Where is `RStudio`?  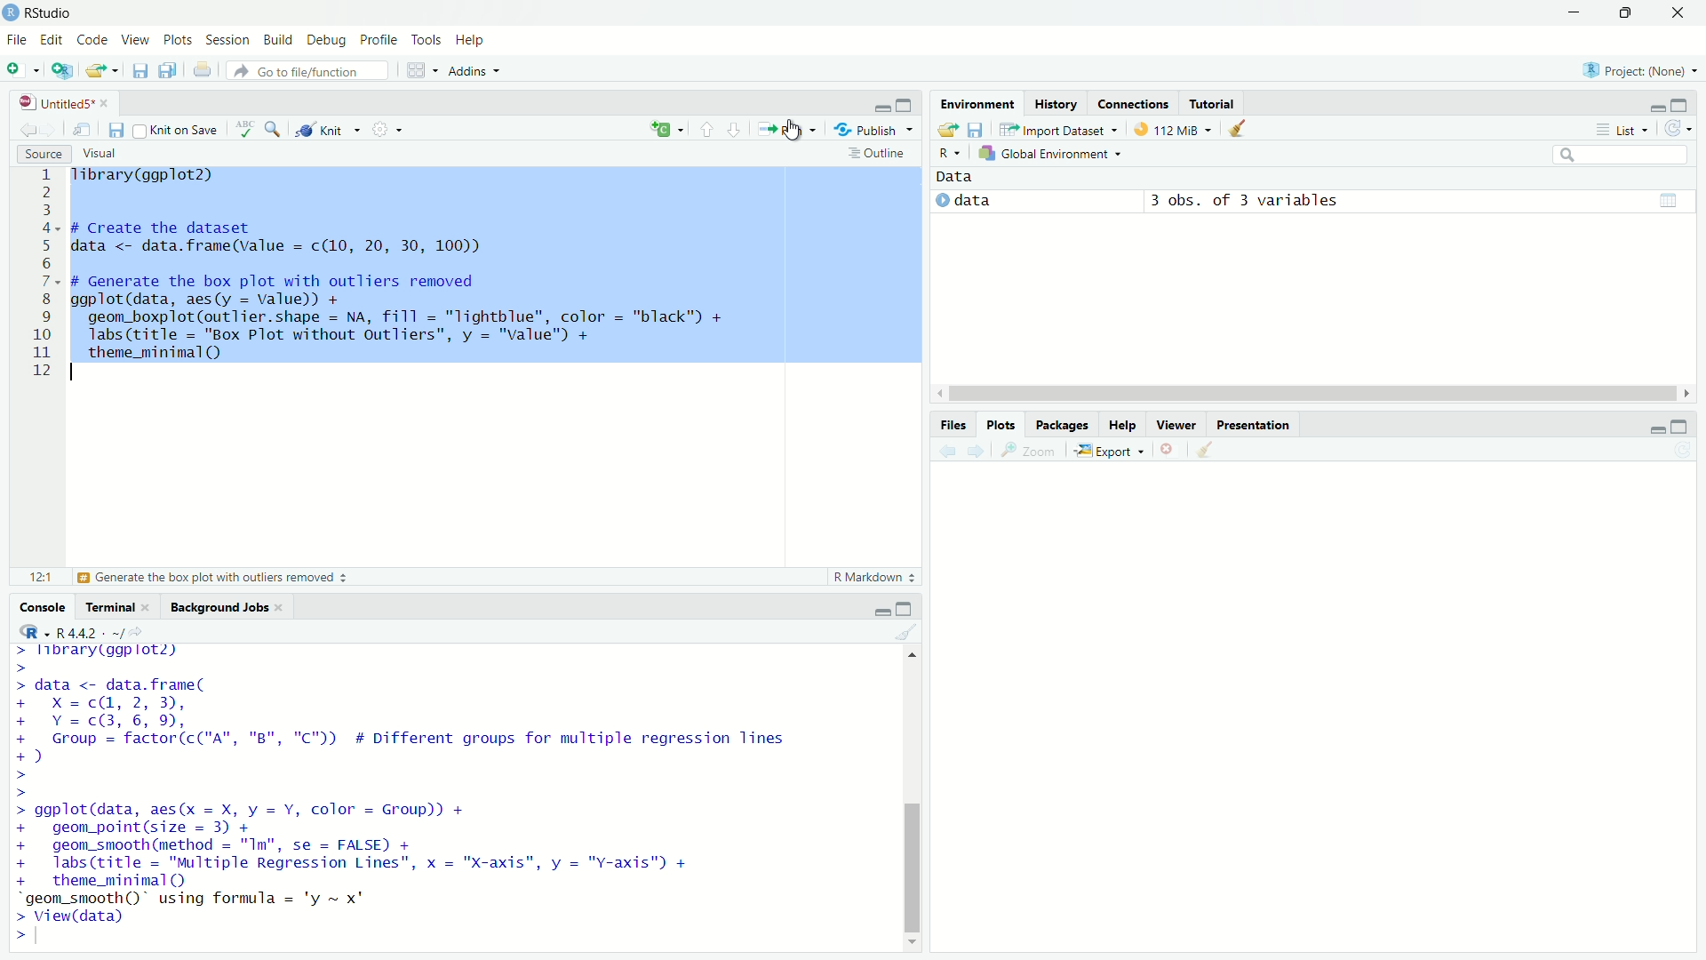 RStudio is located at coordinates (42, 12).